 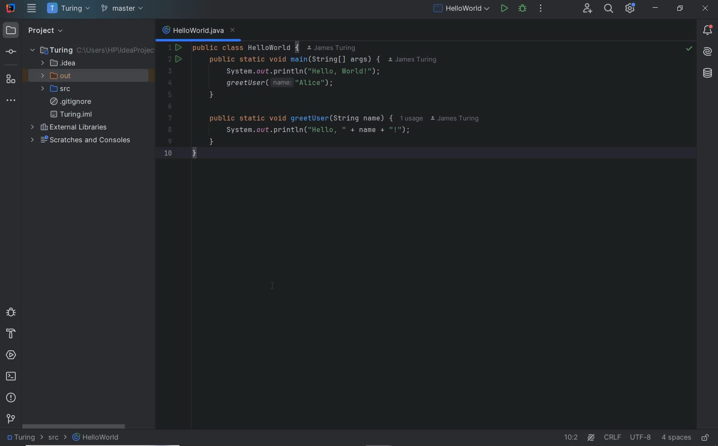 What do you see at coordinates (462, 8) in the screenshot?
I see `RUN/DEBUG CONFICURATIONS` at bounding box center [462, 8].